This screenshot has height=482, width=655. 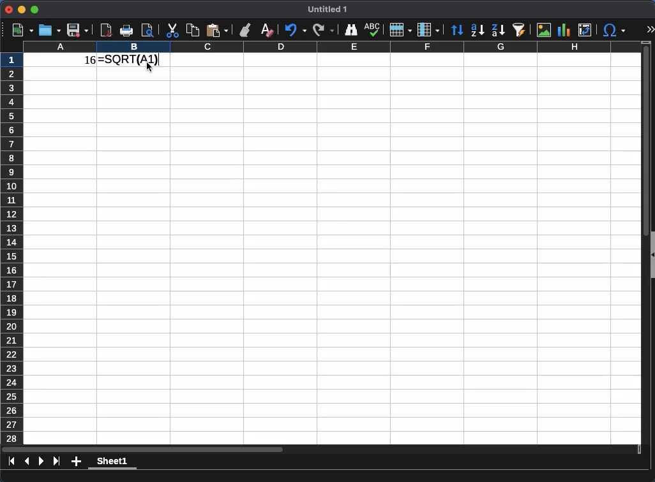 I want to click on collapse, so click(x=651, y=256).